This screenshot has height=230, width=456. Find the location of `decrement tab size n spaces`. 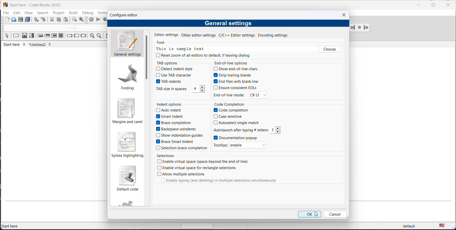

decrement tab size n spaces is located at coordinates (203, 91).